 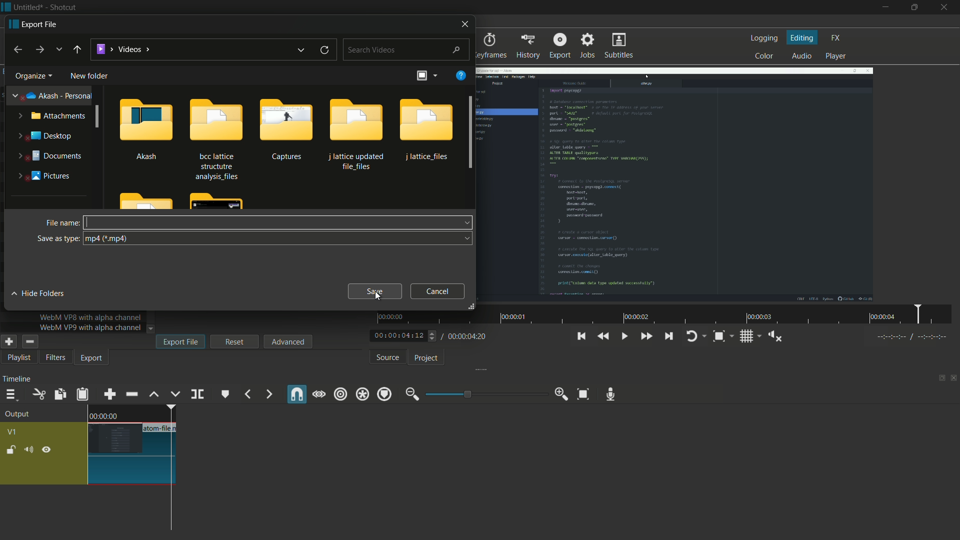 What do you see at coordinates (28, 450) in the screenshot?
I see `mute` at bounding box center [28, 450].